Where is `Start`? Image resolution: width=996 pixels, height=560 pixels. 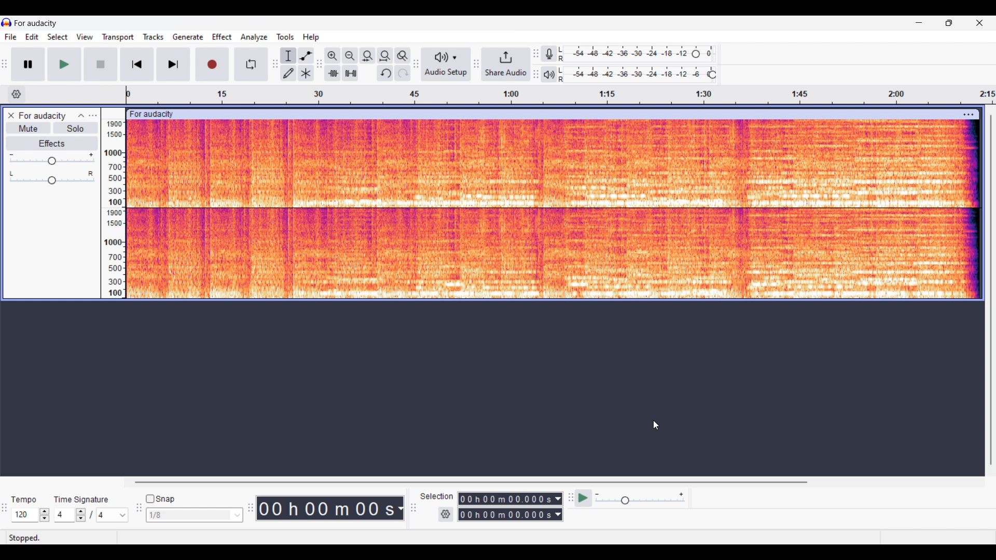
Start is located at coordinates (101, 64).